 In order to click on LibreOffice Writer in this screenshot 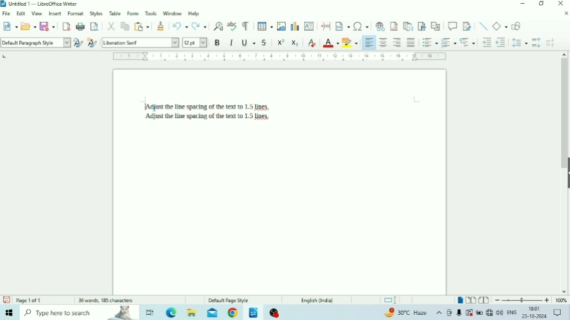, I will do `click(253, 313)`.